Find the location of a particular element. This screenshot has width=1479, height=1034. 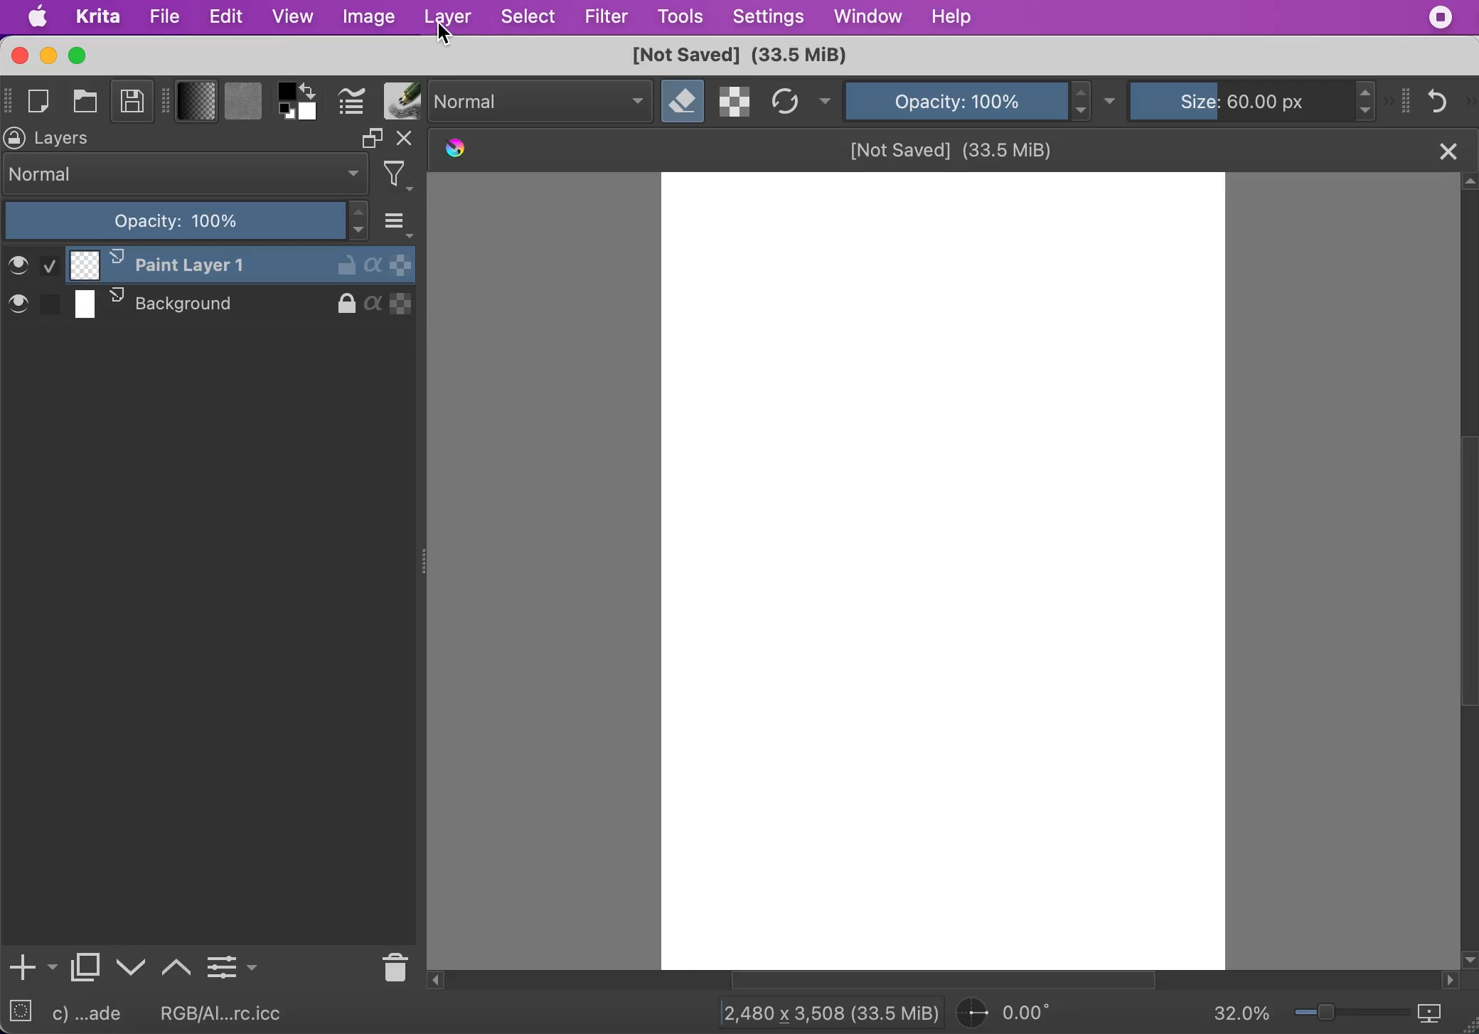

no selection is located at coordinates (21, 1014).